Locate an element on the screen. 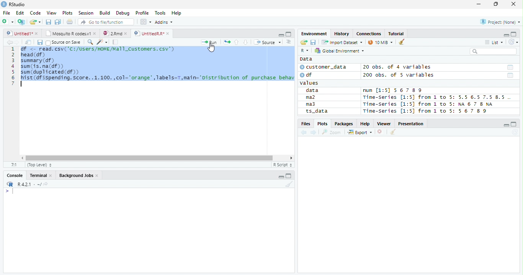 The height and width of the screenshot is (275, 523). Project (none) is located at coordinates (501, 21).